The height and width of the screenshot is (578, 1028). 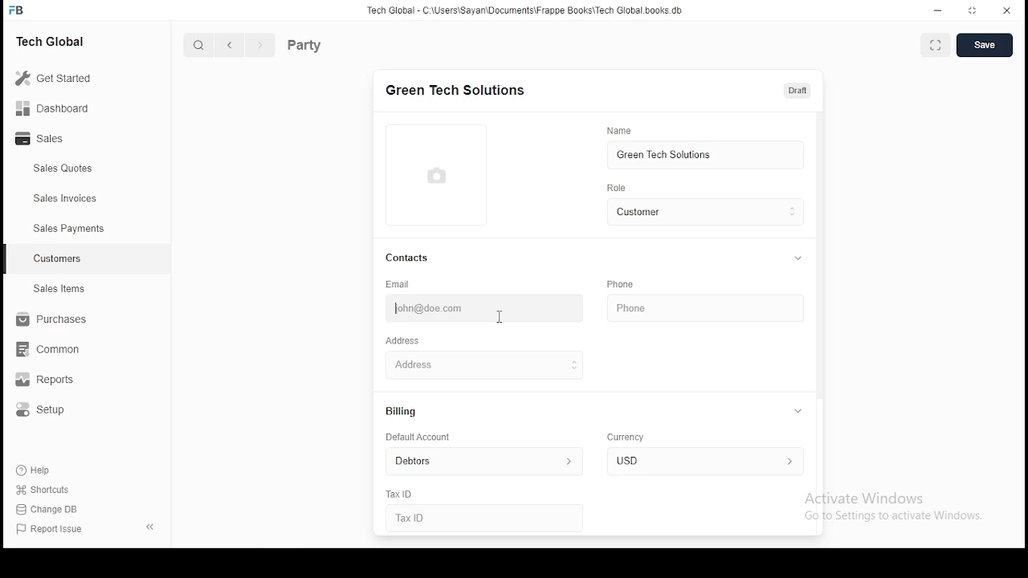 What do you see at coordinates (43, 140) in the screenshot?
I see `sales` at bounding box center [43, 140].